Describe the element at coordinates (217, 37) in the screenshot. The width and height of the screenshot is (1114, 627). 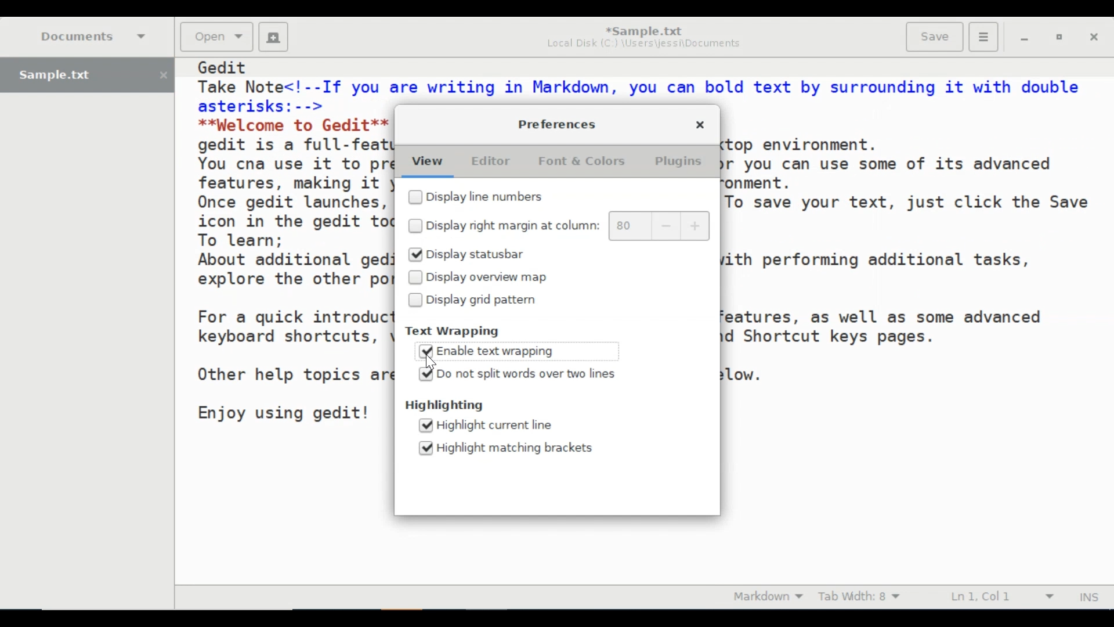
I see `Open` at that location.